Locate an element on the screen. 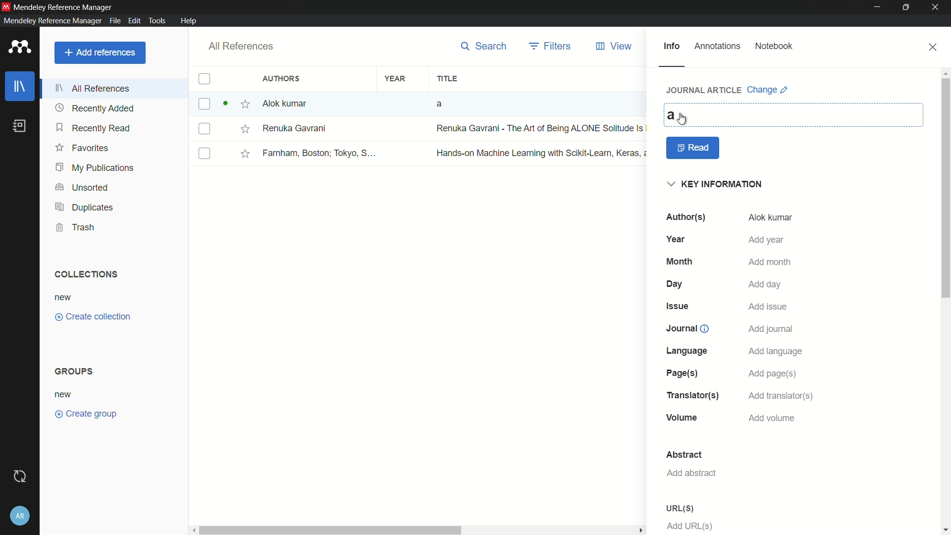 The height and width of the screenshot is (535, 951). book is located at coordinates (22, 126).